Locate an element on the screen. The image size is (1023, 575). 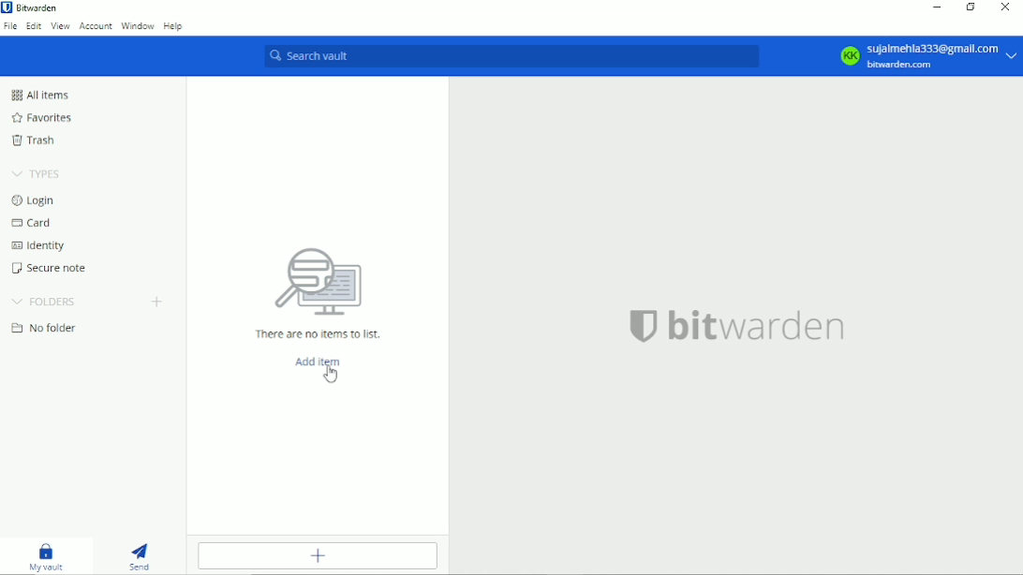
Secure note is located at coordinates (51, 268).